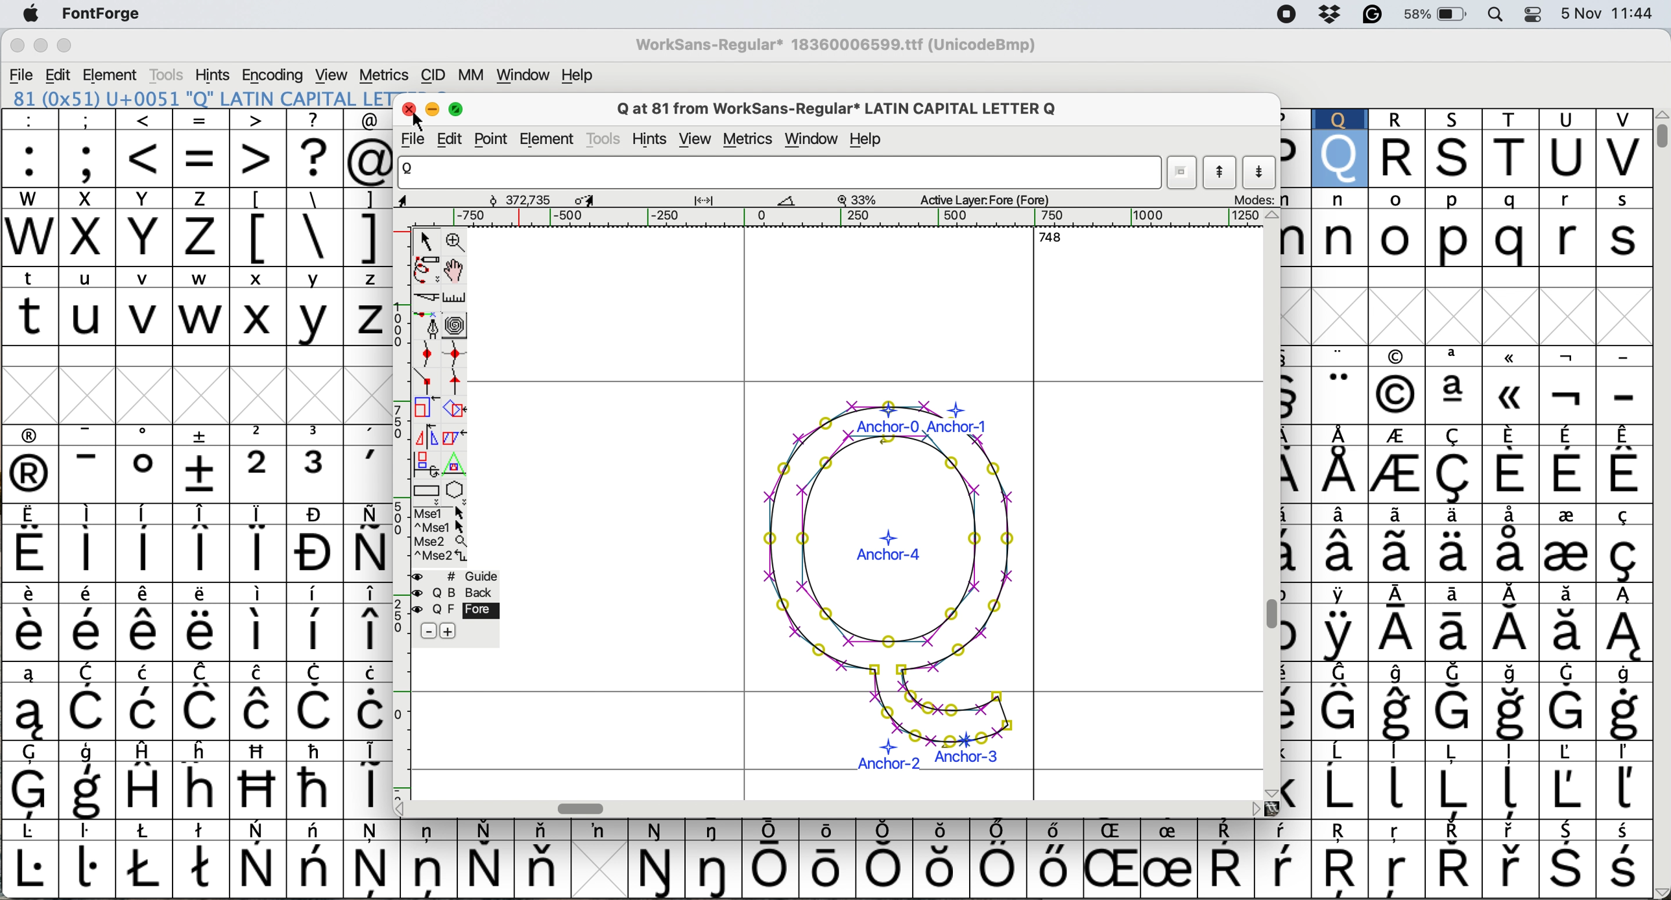 The width and height of the screenshot is (1671, 900). I want to click on element, so click(551, 139).